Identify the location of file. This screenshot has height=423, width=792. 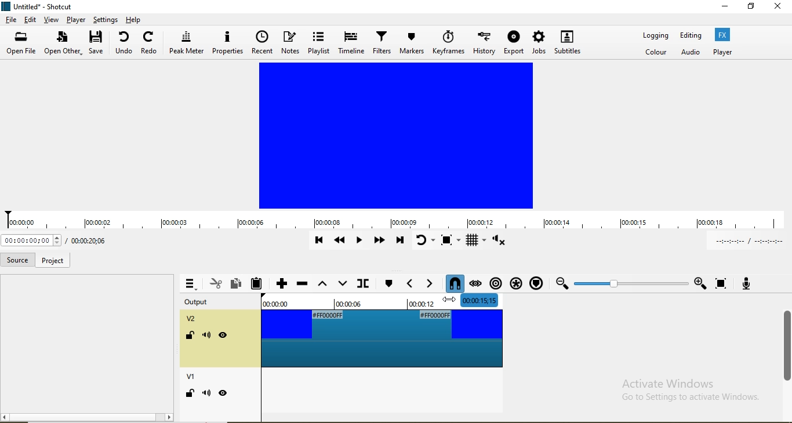
(11, 21).